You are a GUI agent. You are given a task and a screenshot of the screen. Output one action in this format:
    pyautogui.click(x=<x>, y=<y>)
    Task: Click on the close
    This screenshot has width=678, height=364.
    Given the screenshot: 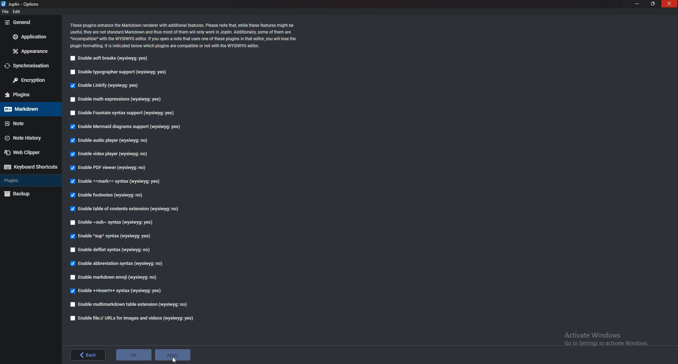 What is the action you would take?
    pyautogui.click(x=669, y=4)
    